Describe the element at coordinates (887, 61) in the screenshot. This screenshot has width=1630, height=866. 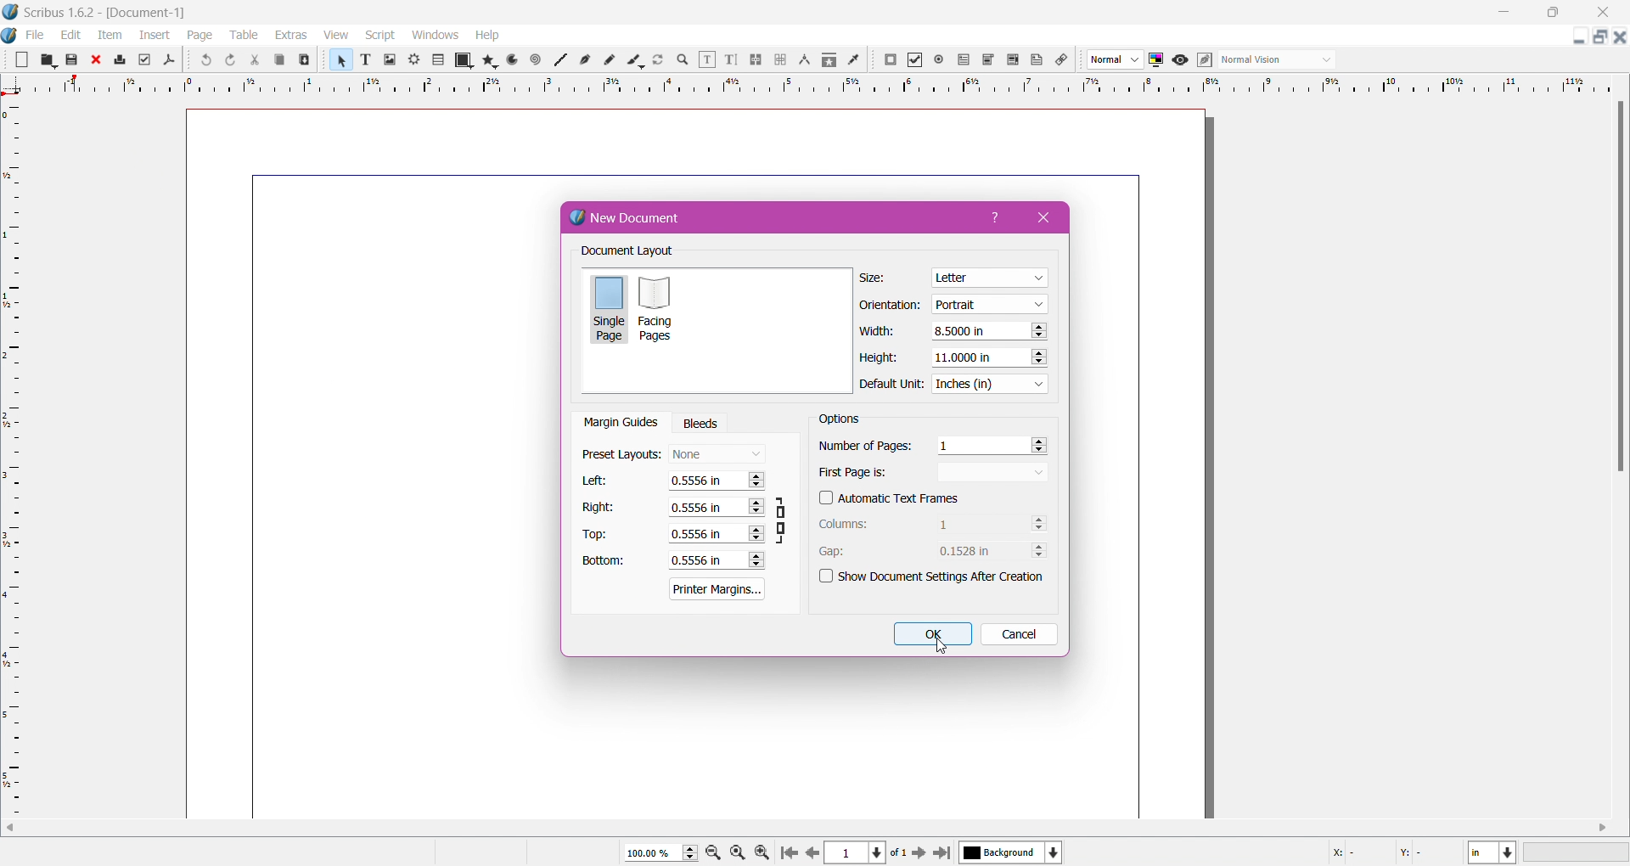
I see `icon` at that location.